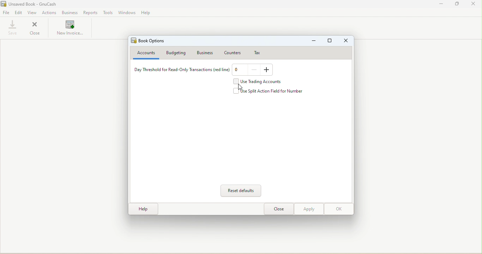 The height and width of the screenshot is (254, 482). I want to click on Actions, so click(50, 13).